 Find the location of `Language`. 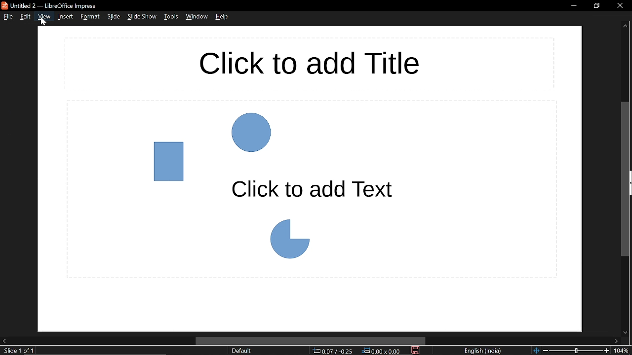

Language is located at coordinates (484, 350).